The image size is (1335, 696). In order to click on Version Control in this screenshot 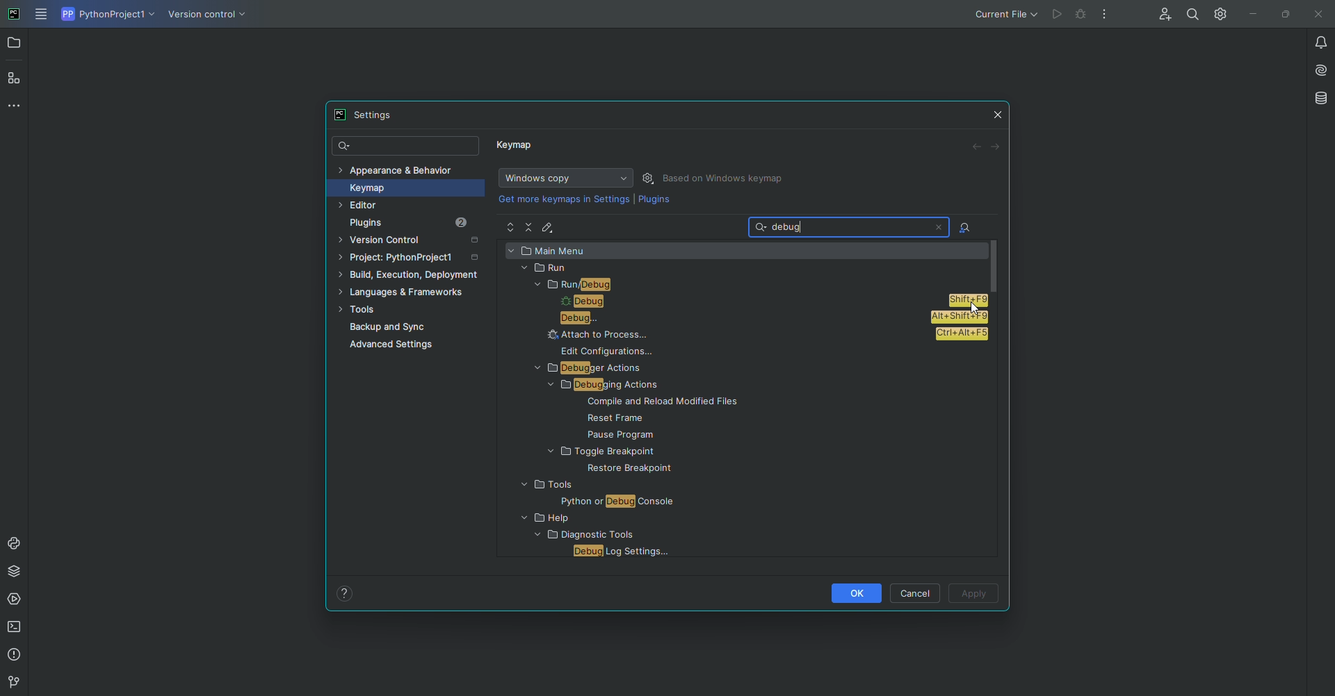, I will do `click(413, 242)`.